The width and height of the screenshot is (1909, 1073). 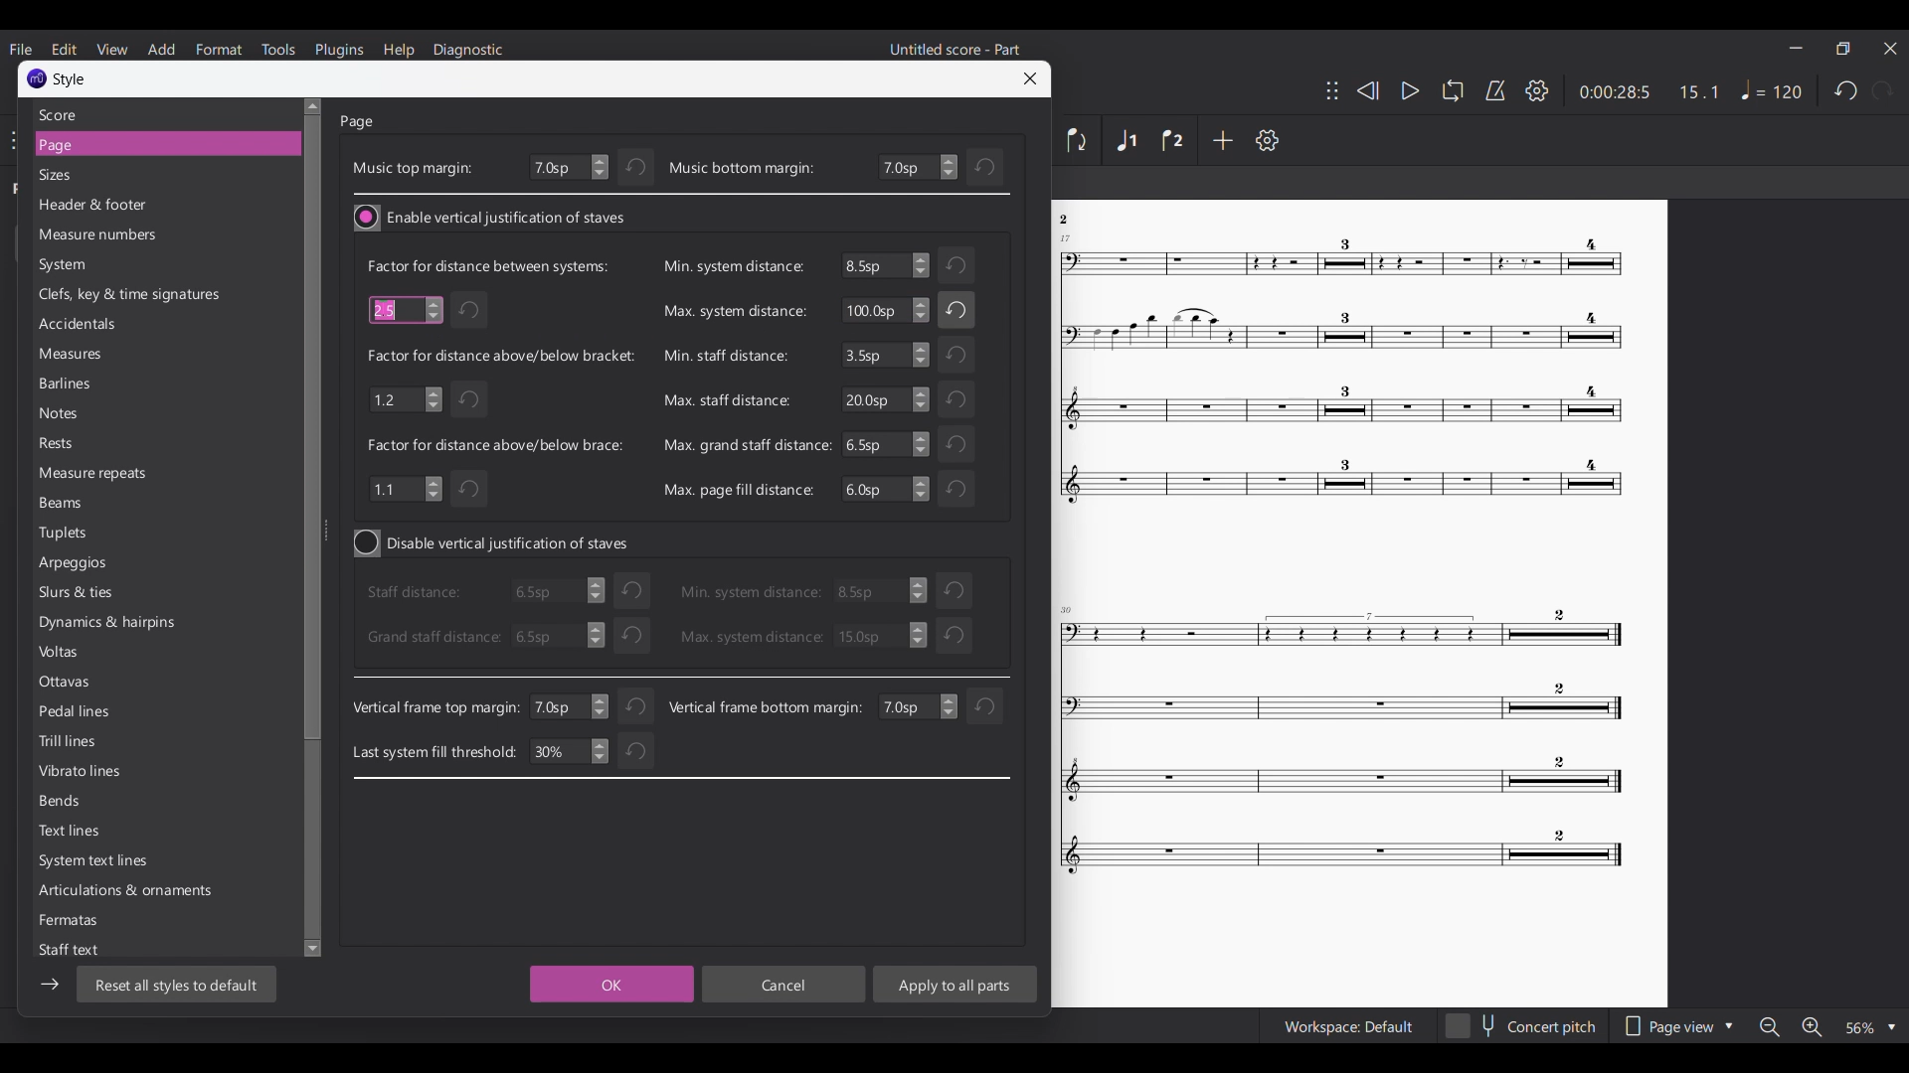 I want to click on Plugins menu, so click(x=339, y=50).